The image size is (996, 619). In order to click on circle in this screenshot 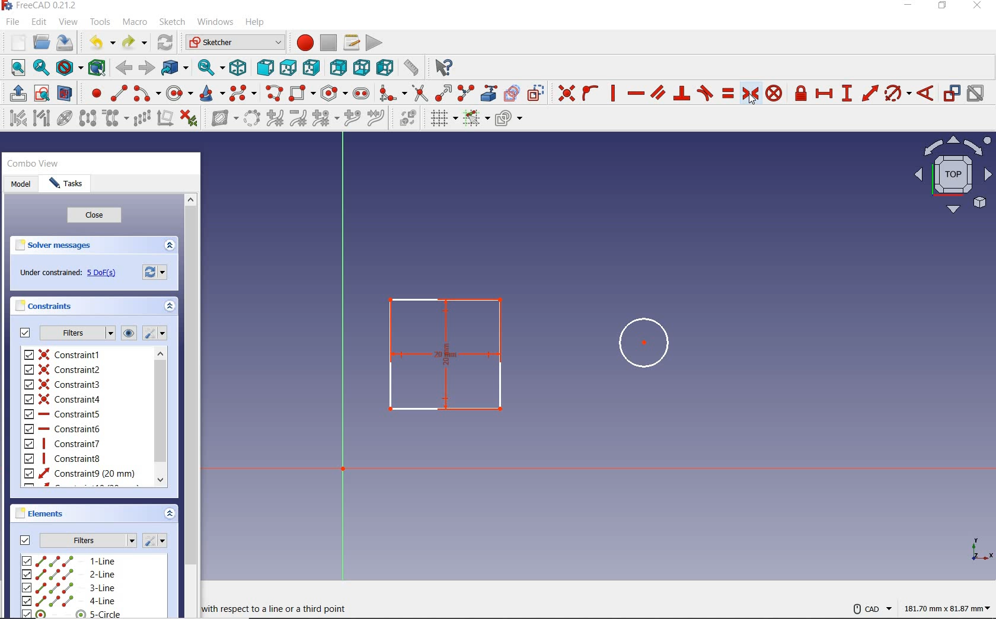, I will do `click(637, 343)`.